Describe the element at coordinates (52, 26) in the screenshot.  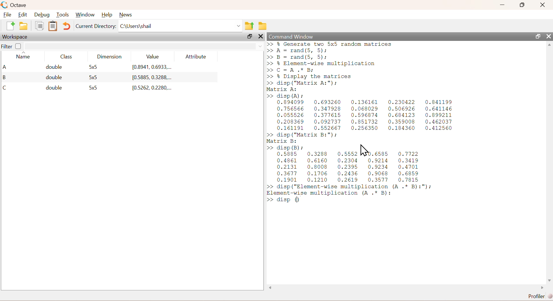
I see `Paste` at that location.